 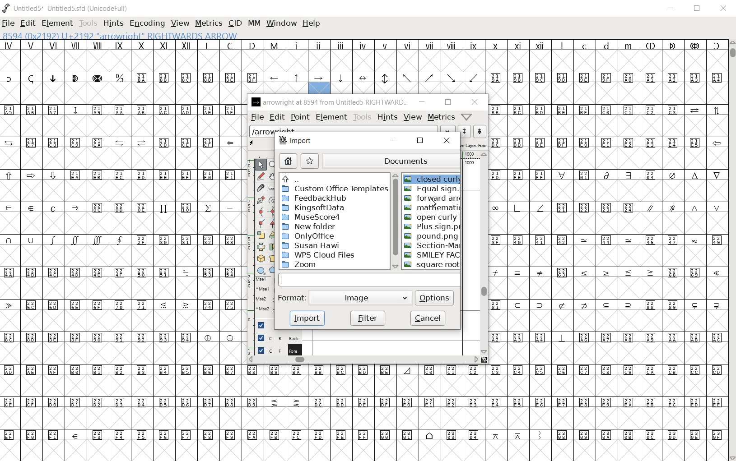 I want to click on Image, so click(x=363, y=298).